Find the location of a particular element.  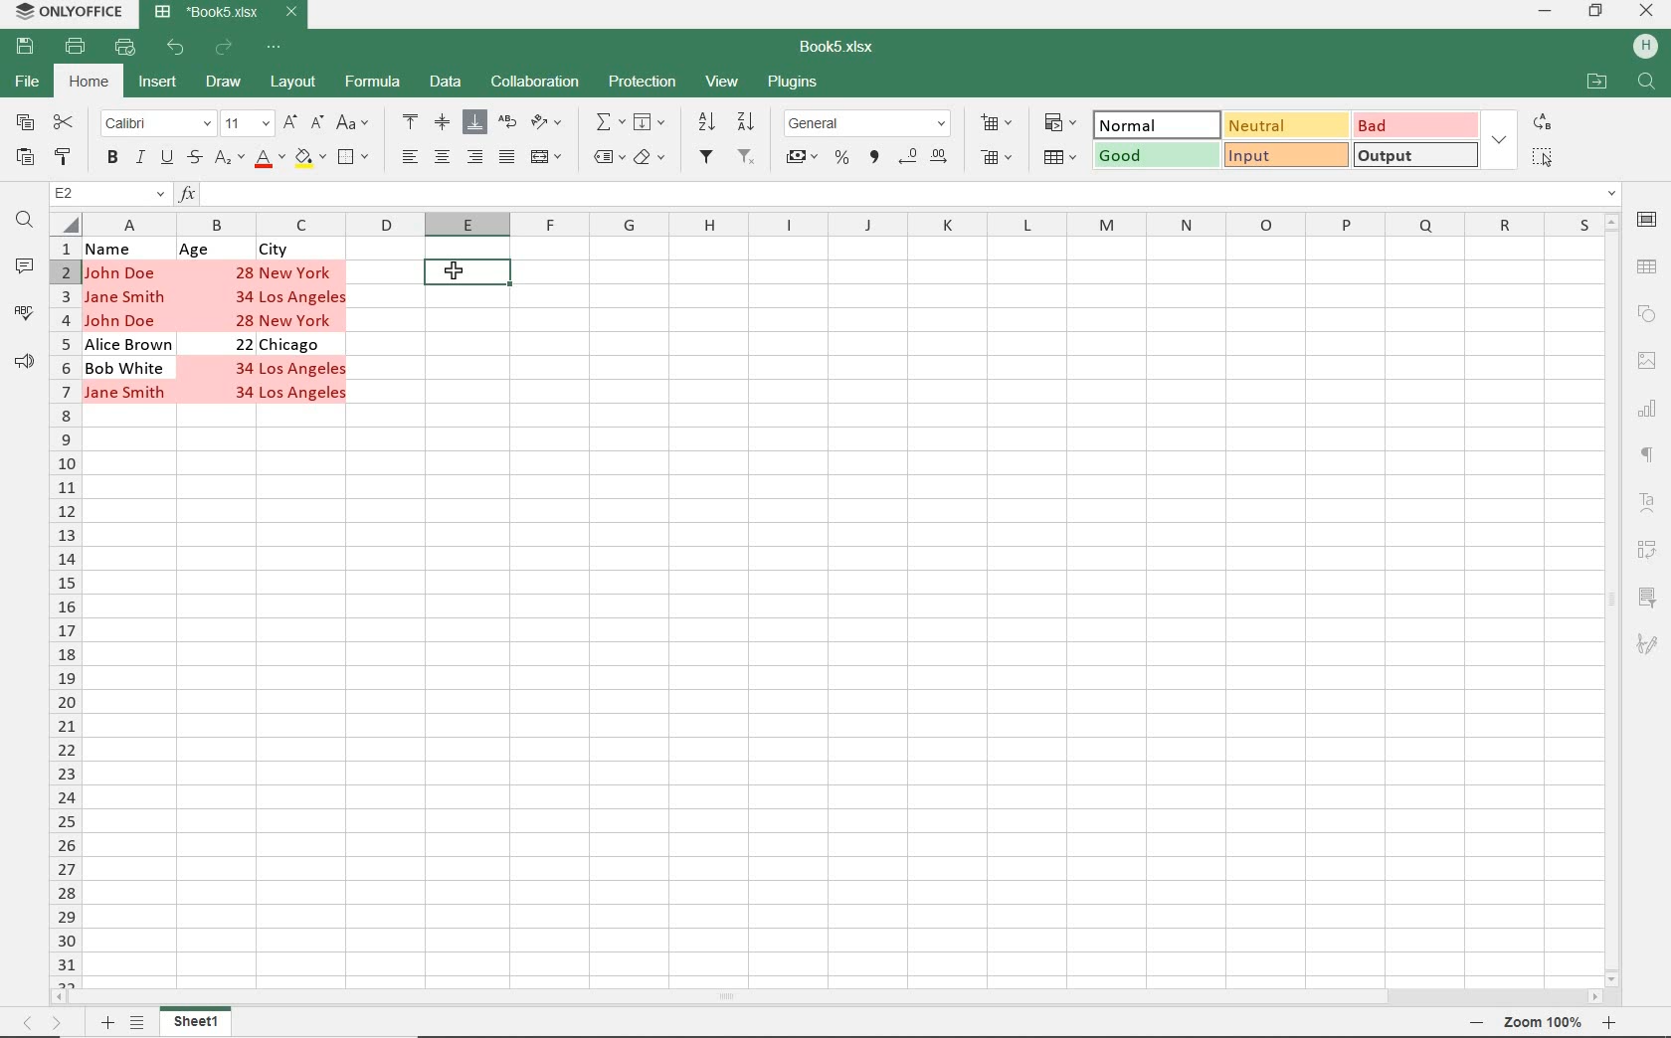

INPUT is located at coordinates (1285, 154).